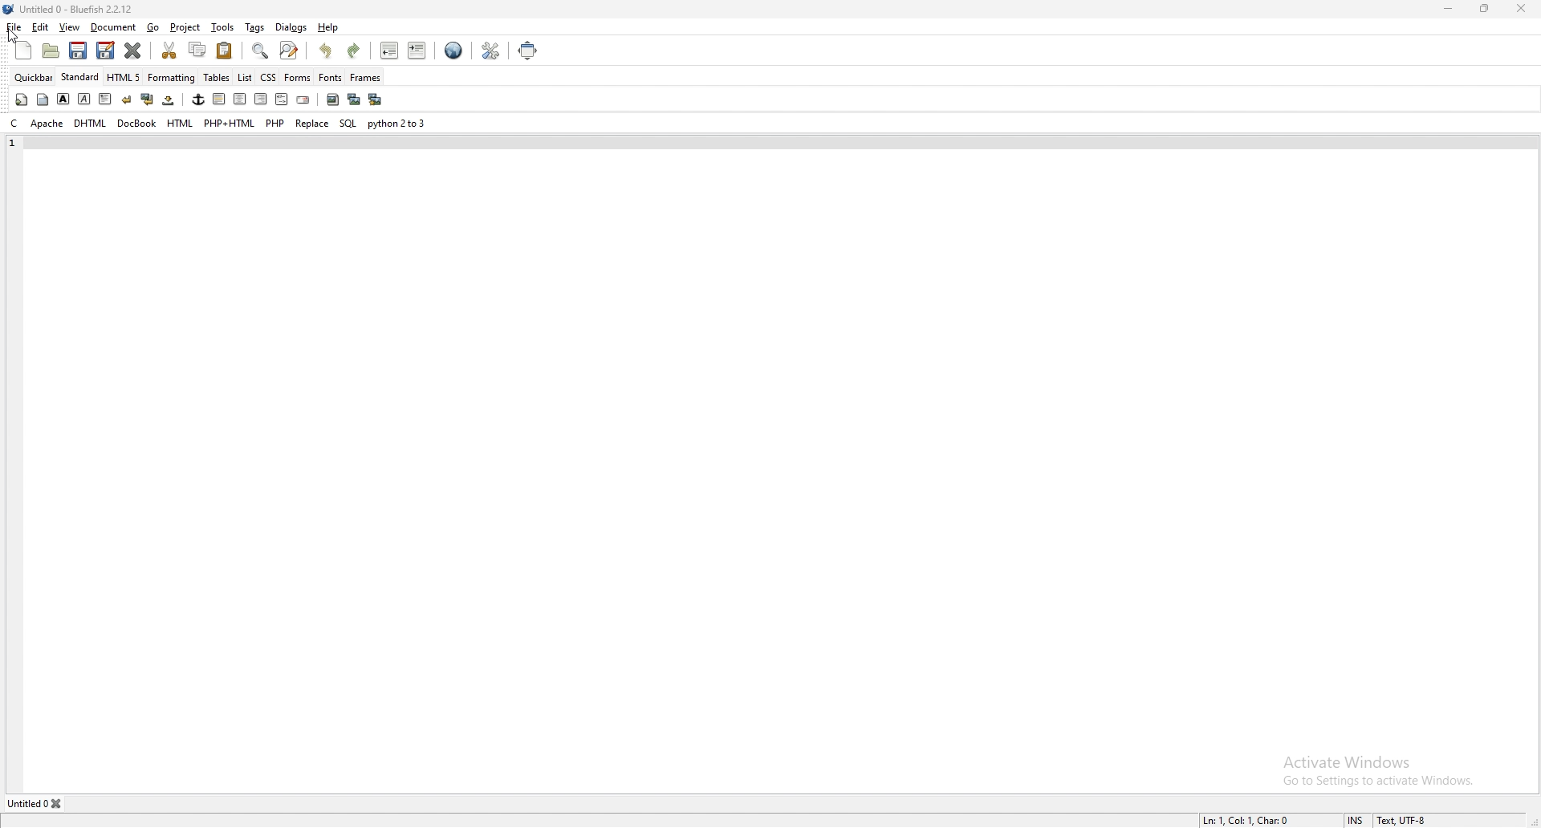  Describe the element at coordinates (219, 99) in the screenshot. I see `horizontal rule` at that location.